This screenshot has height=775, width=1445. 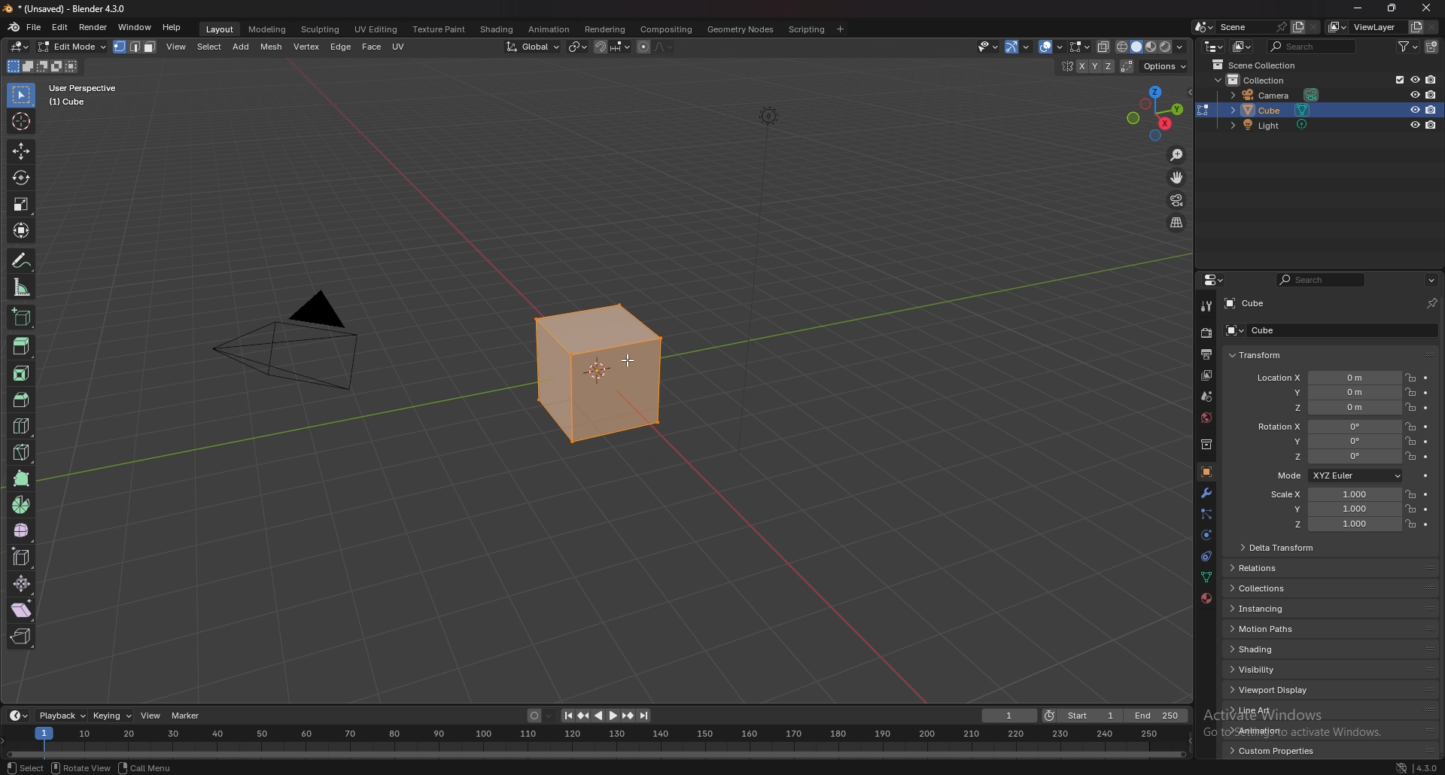 What do you see at coordinates (23, 318) in the screenshot?
I see `add cube` at bounding box center [23, 318].